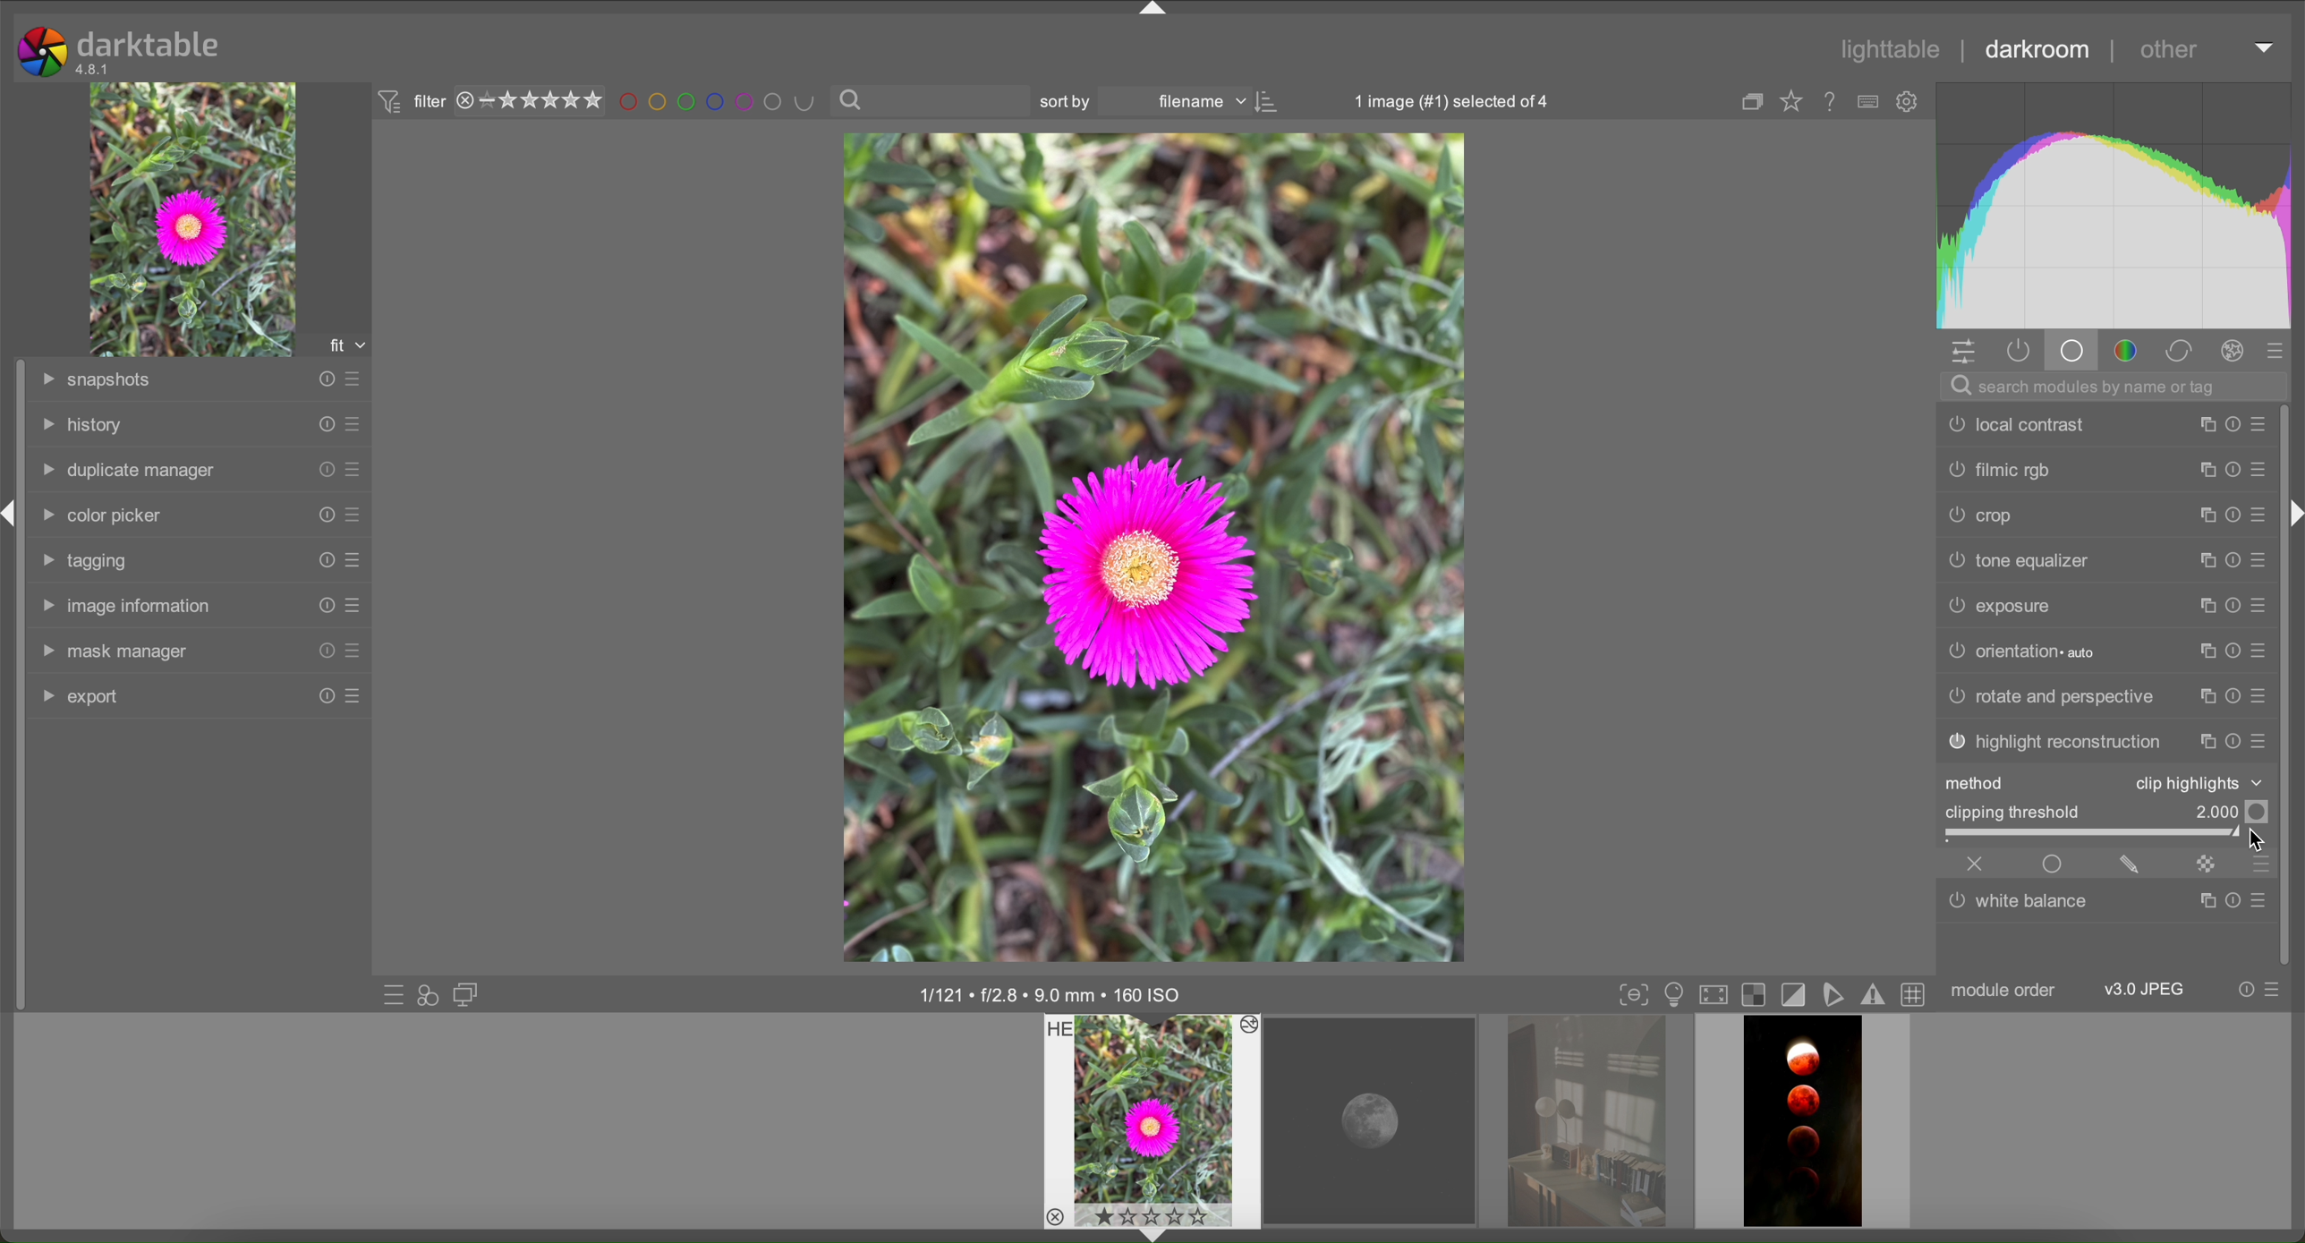 This screenshot has width=2305, height=1243. Describe the element at coordinates (2054, 863) in the screenshot. I see `enable` at that location.